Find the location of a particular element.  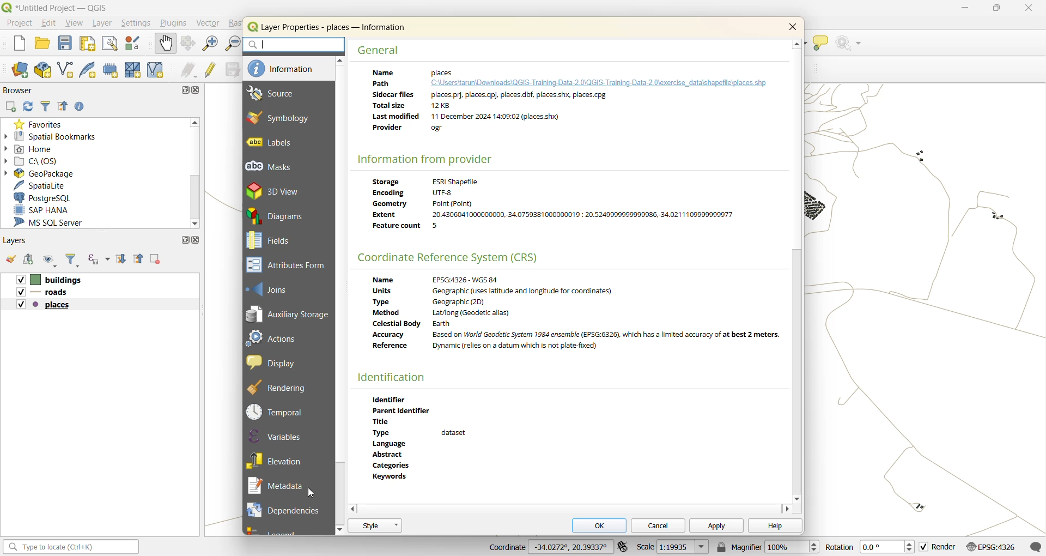

vector is located at coordinates (211, 23).